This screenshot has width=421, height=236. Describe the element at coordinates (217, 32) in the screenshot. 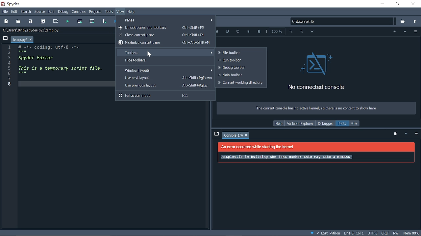

I see `Save plot as` at that location.